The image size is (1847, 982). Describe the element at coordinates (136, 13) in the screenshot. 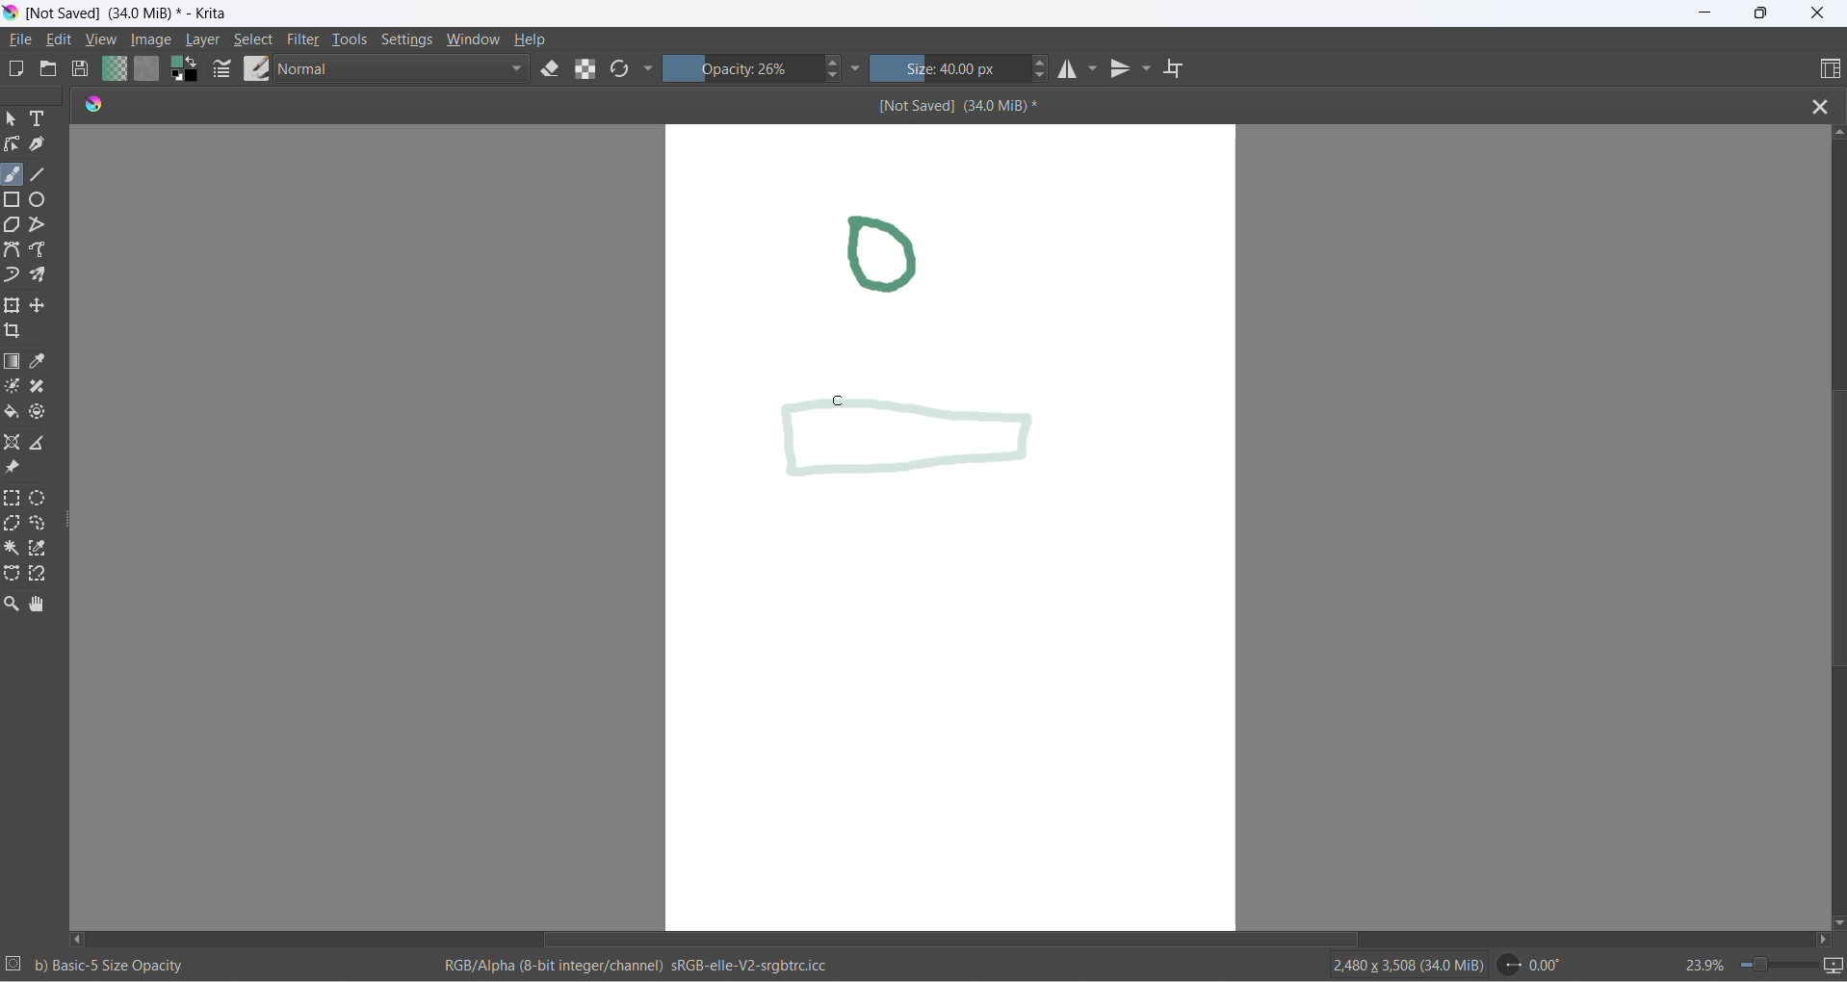

I see `[Not Saved] (340 MiB)* - Krita` at that location.